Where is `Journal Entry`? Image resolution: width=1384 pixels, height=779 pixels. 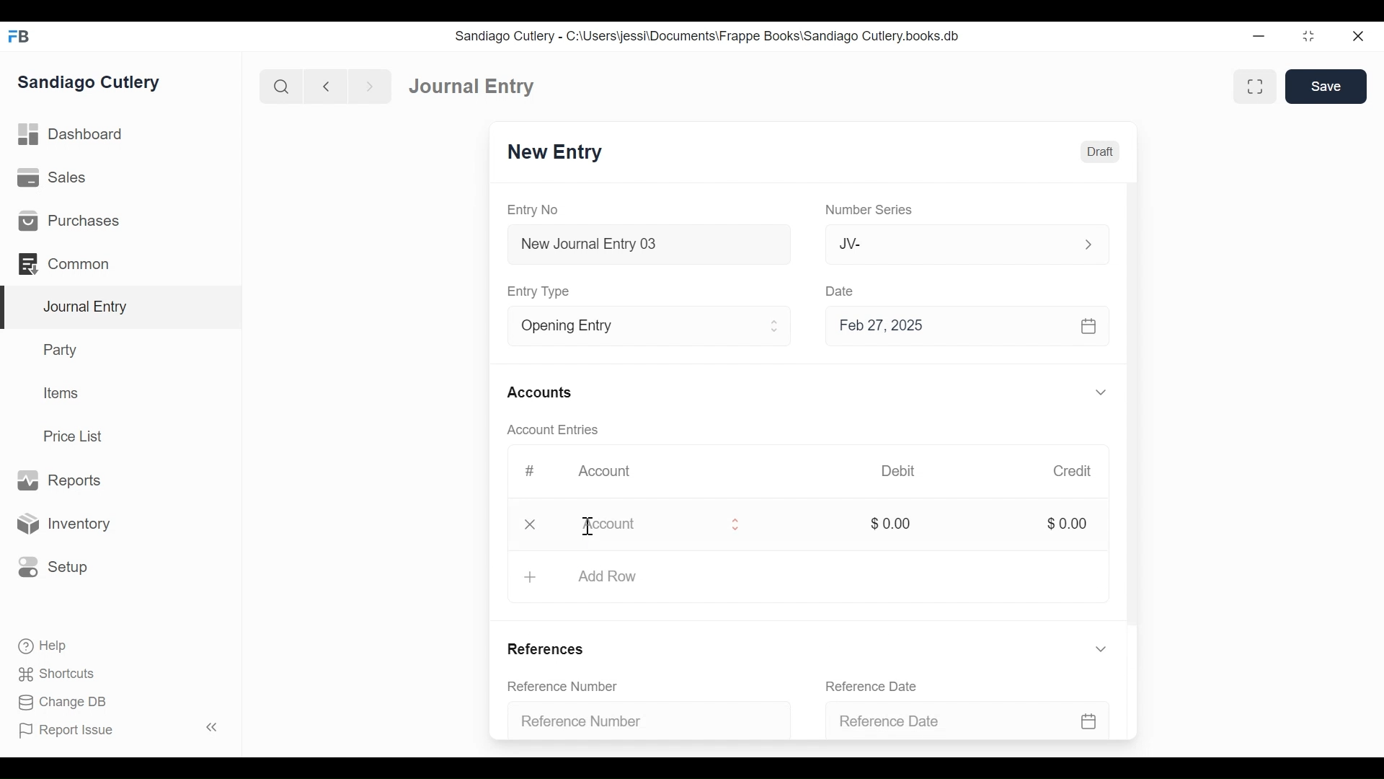 Journal Entry is located at coordinates (474, 87).